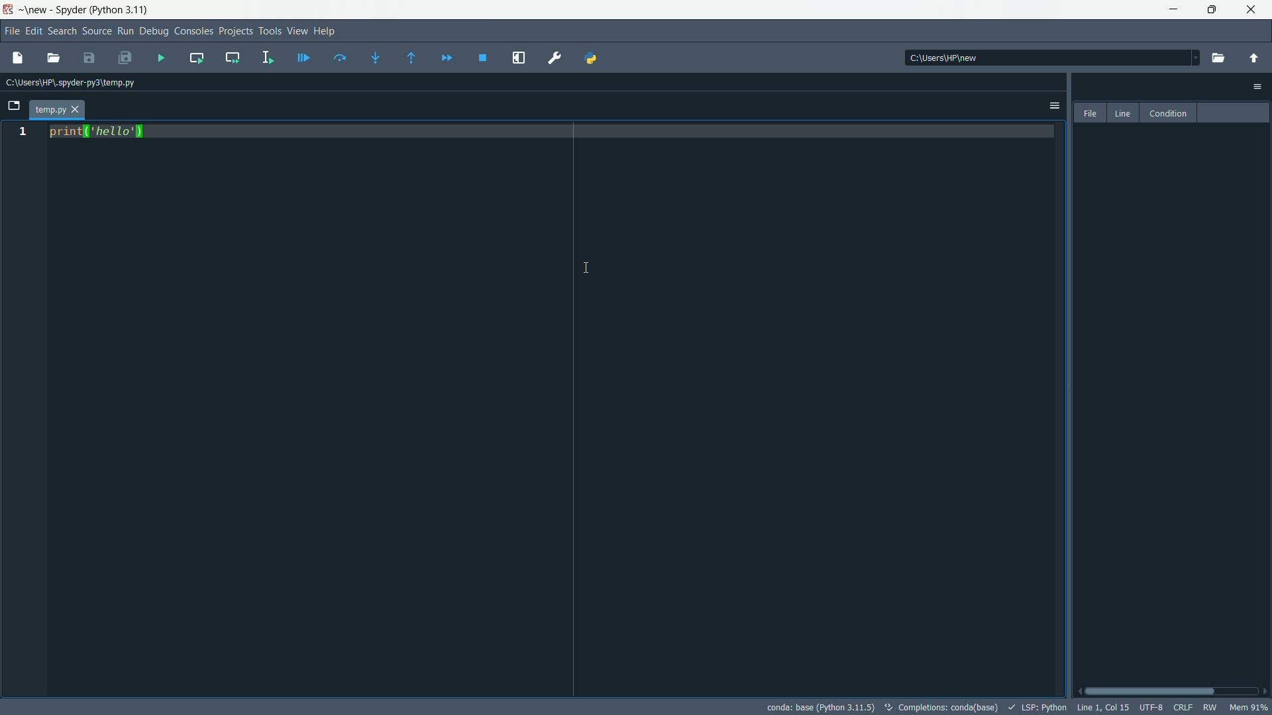  Describe the element at coordinates (447, 59) in the screenshot. I see `continue execution until next breakpoint` at that location.